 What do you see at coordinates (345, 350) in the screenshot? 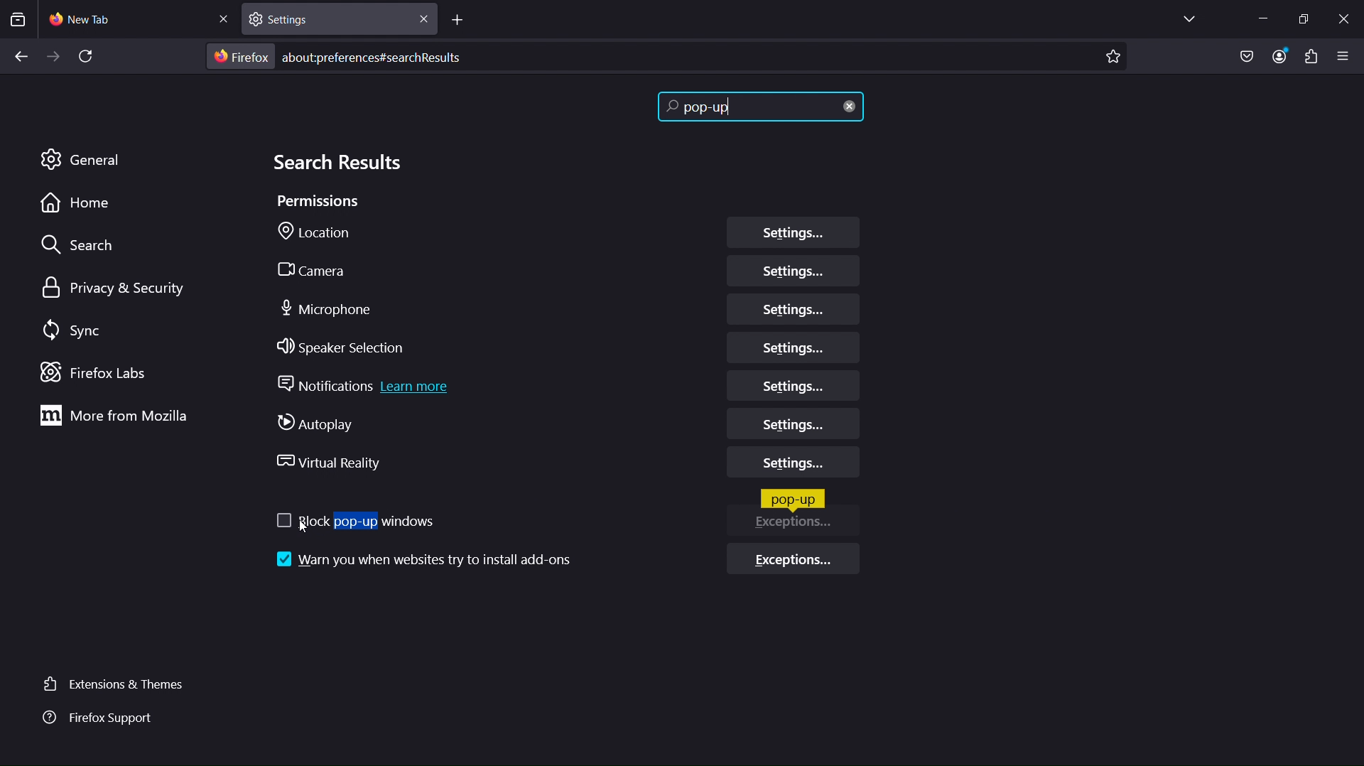
I see `Speaker Selection` at bounding box center [345, 350].